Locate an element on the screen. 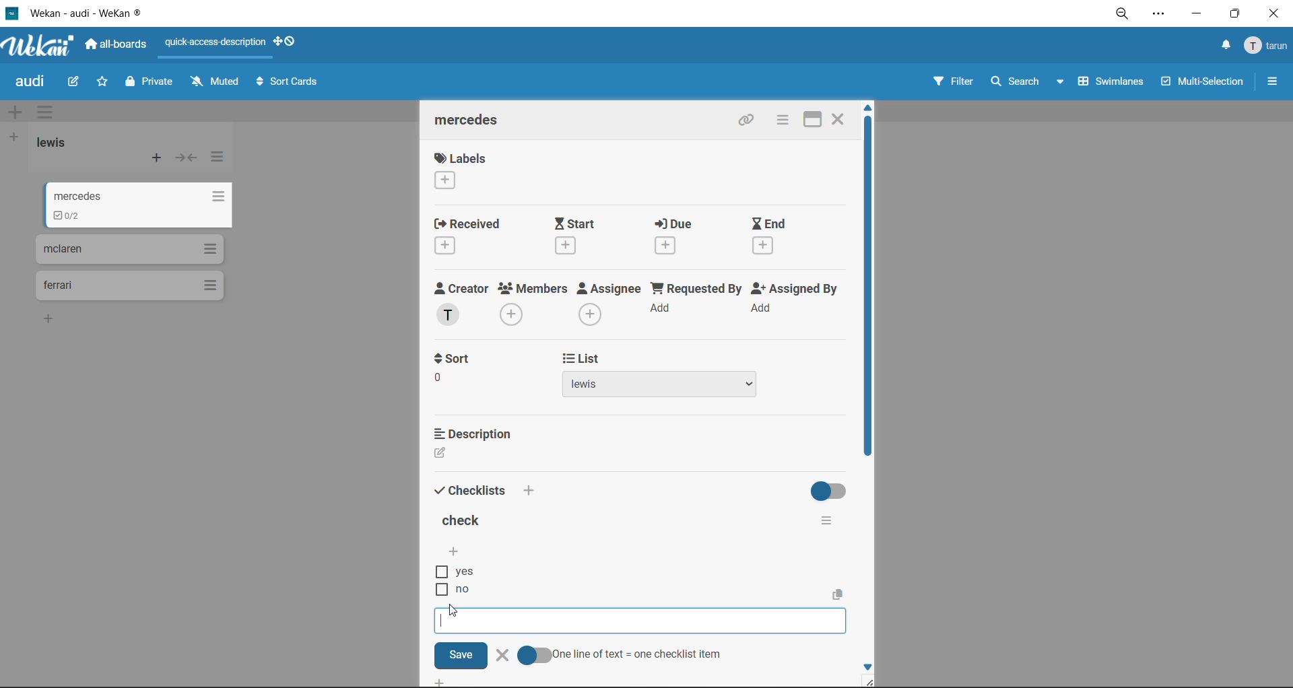  list actions is located at coordinates (211, 285).